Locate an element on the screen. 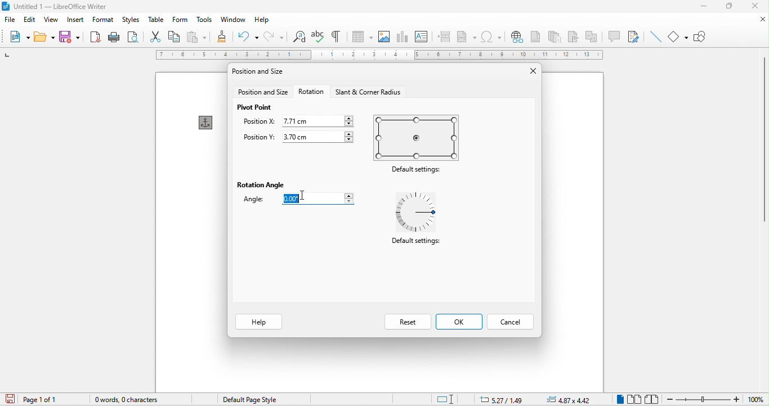  window is located at coordinates (234, 20).